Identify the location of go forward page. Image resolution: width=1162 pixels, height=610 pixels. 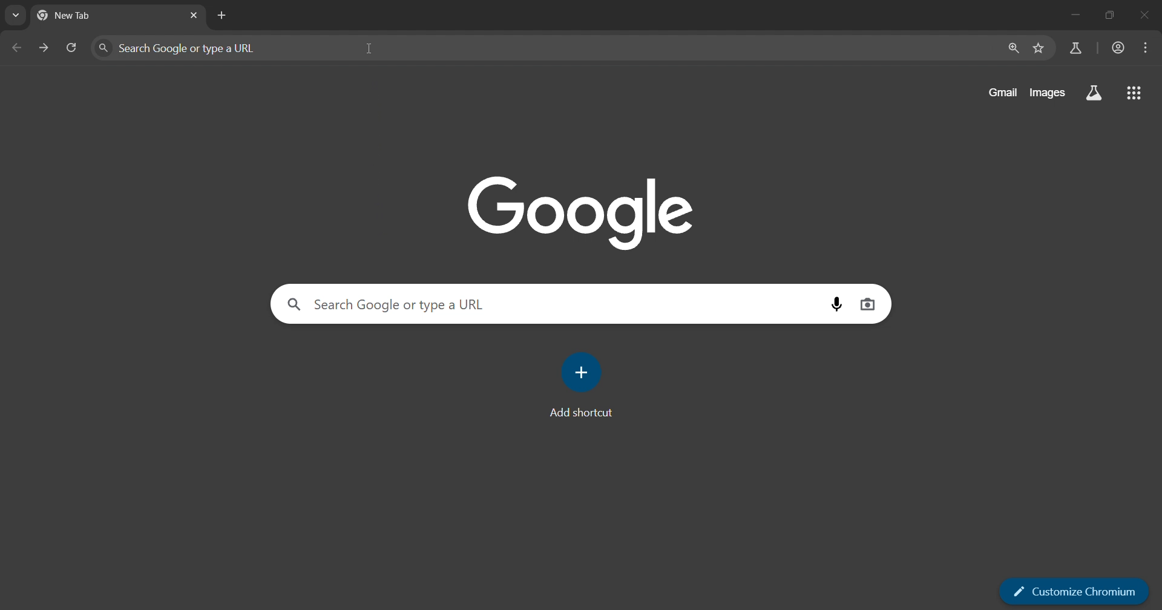
(44, 47).